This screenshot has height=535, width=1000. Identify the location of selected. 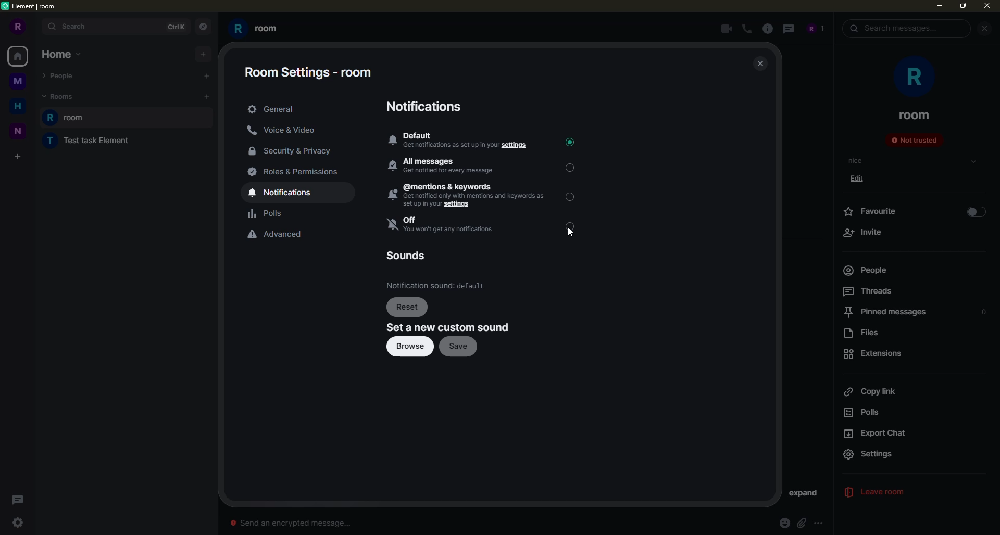
(570, 141).